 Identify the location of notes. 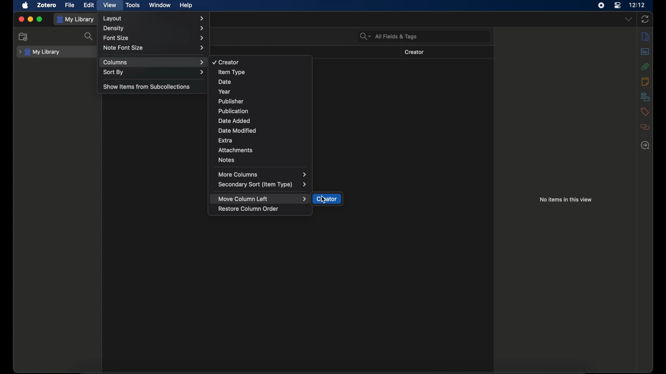
(645, 81).